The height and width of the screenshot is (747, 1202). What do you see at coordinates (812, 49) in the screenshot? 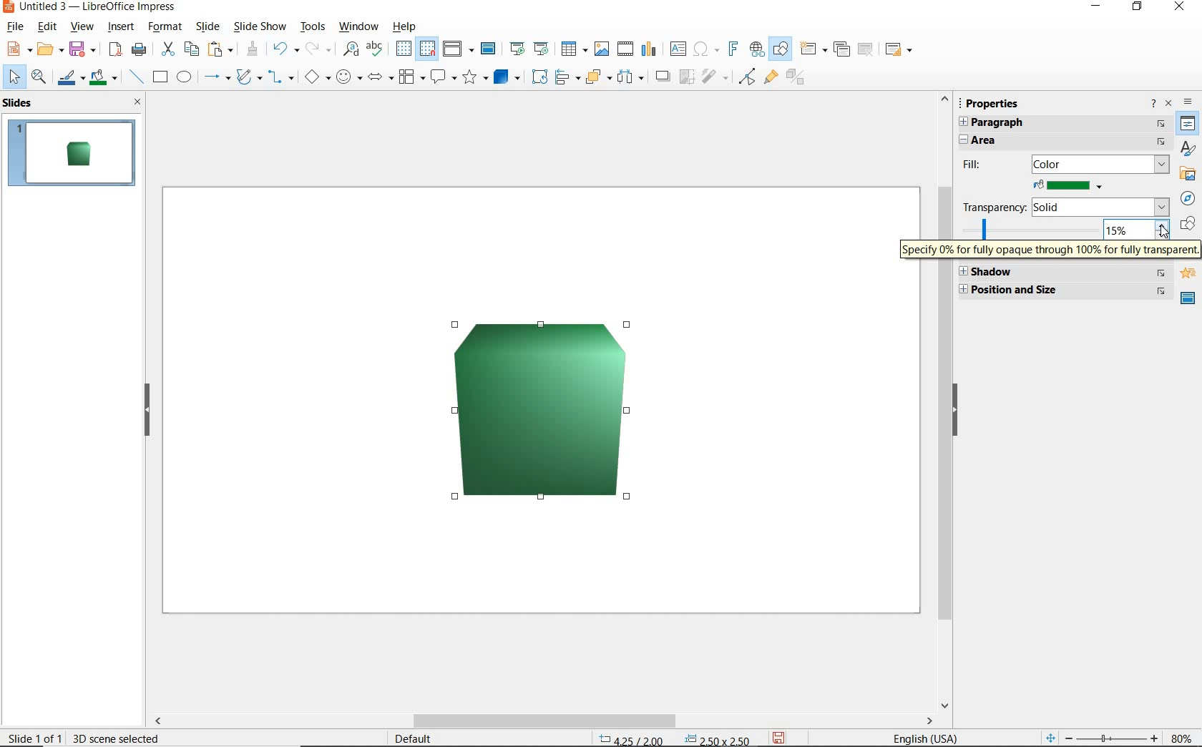
I see `new slide` at bounding box center [812, 49].